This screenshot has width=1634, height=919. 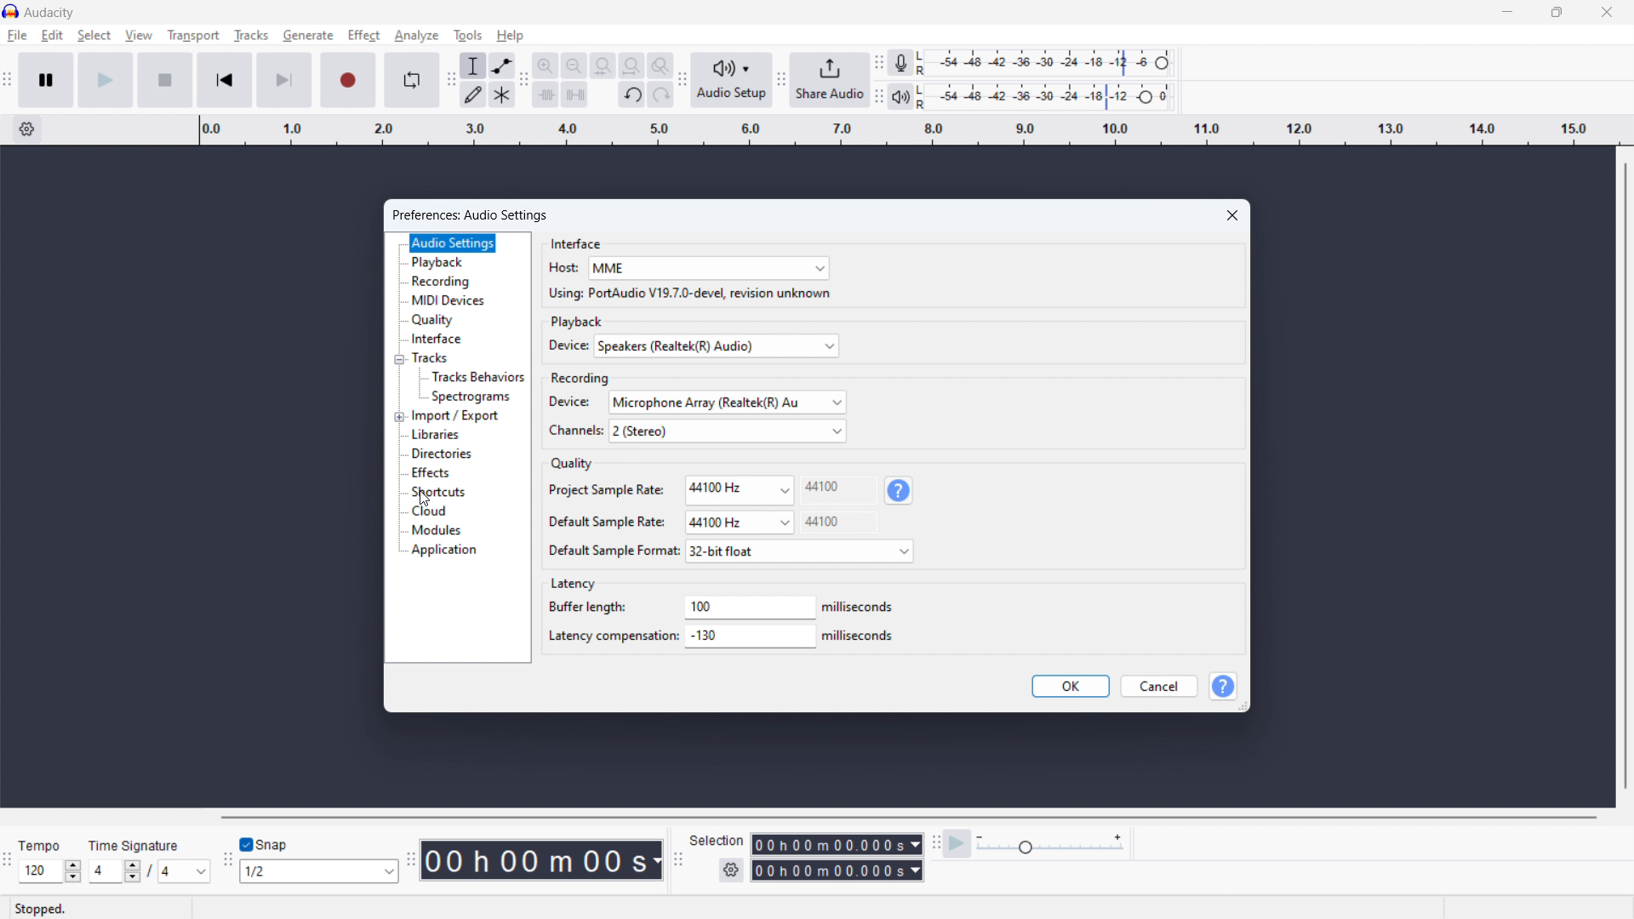 What do you see at coordinates (139, 35) in the screenshot?
I see `view` at bounding box center [139, 35].